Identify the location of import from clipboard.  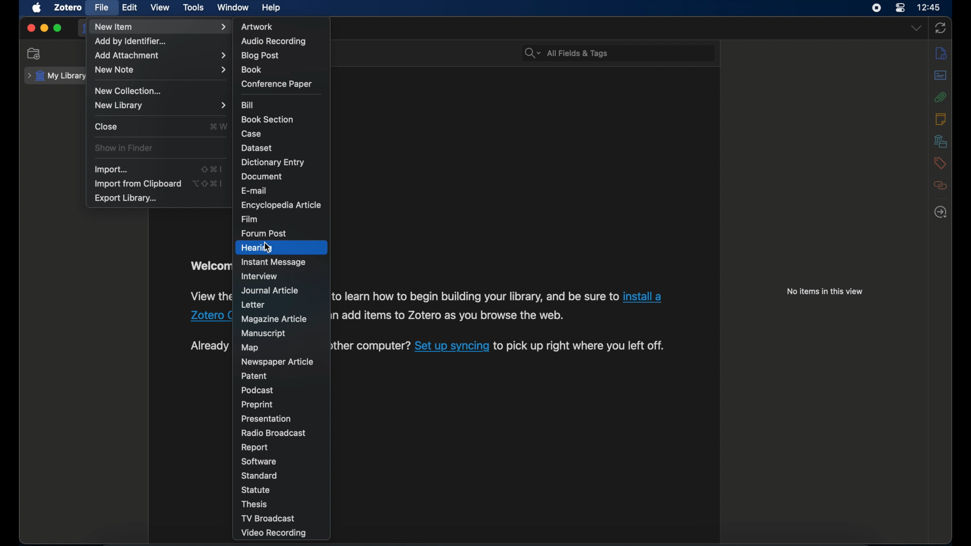
(137, 184).